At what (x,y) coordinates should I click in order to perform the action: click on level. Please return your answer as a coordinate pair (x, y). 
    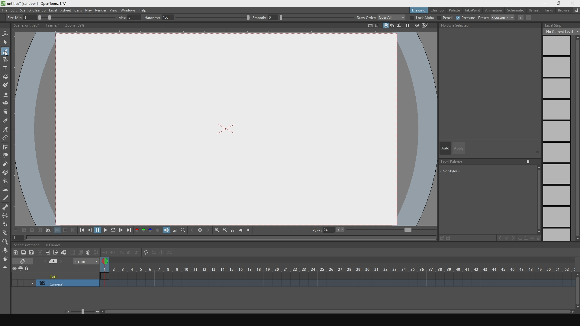
    Looking at the image, I should click on (53, 10).